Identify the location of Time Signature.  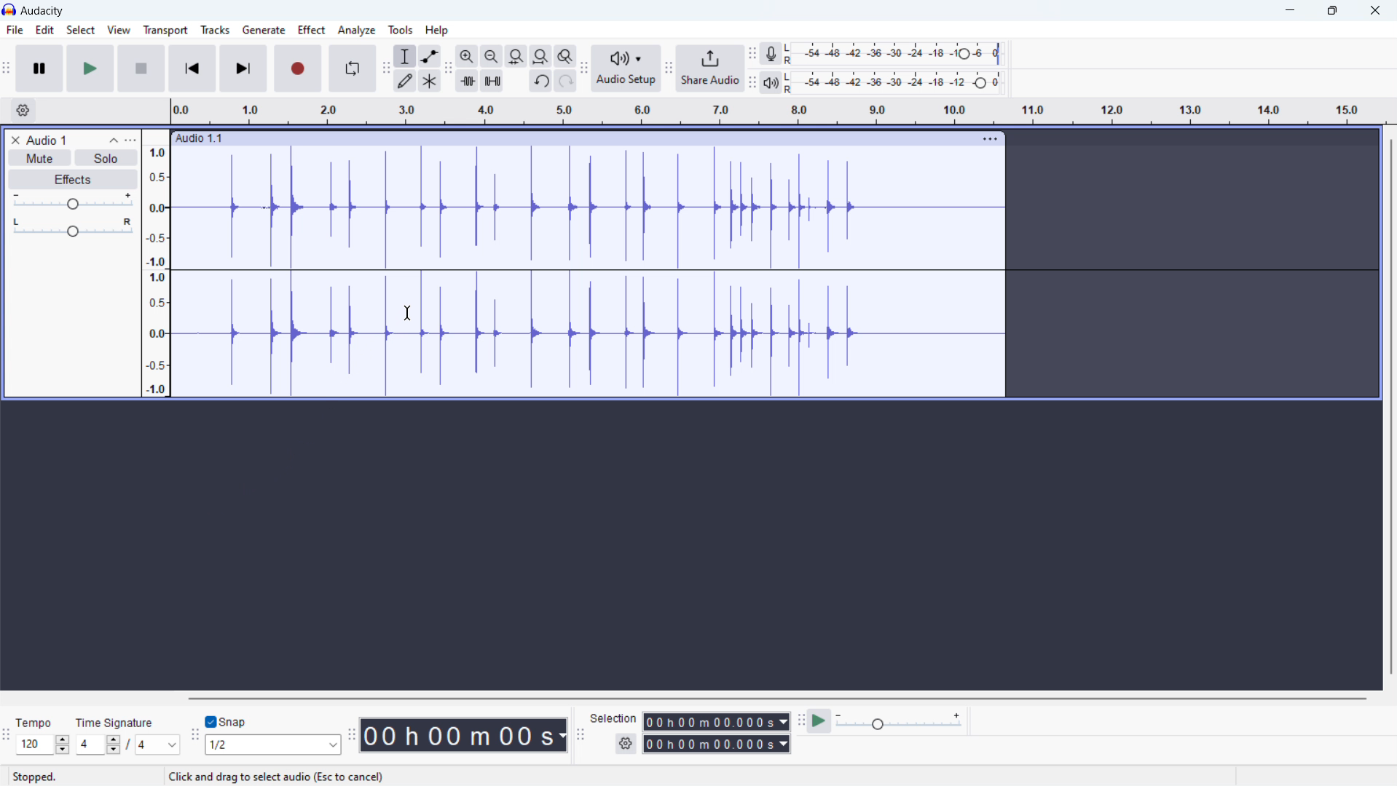
(120, 719).